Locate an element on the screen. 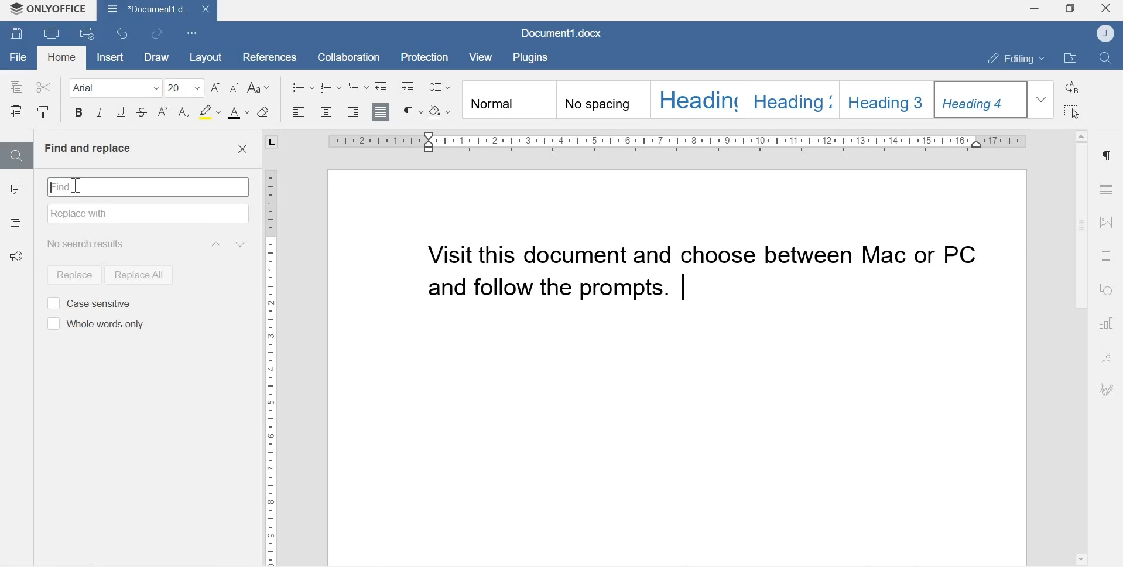  Clear style is located at coordinates (264, 112).